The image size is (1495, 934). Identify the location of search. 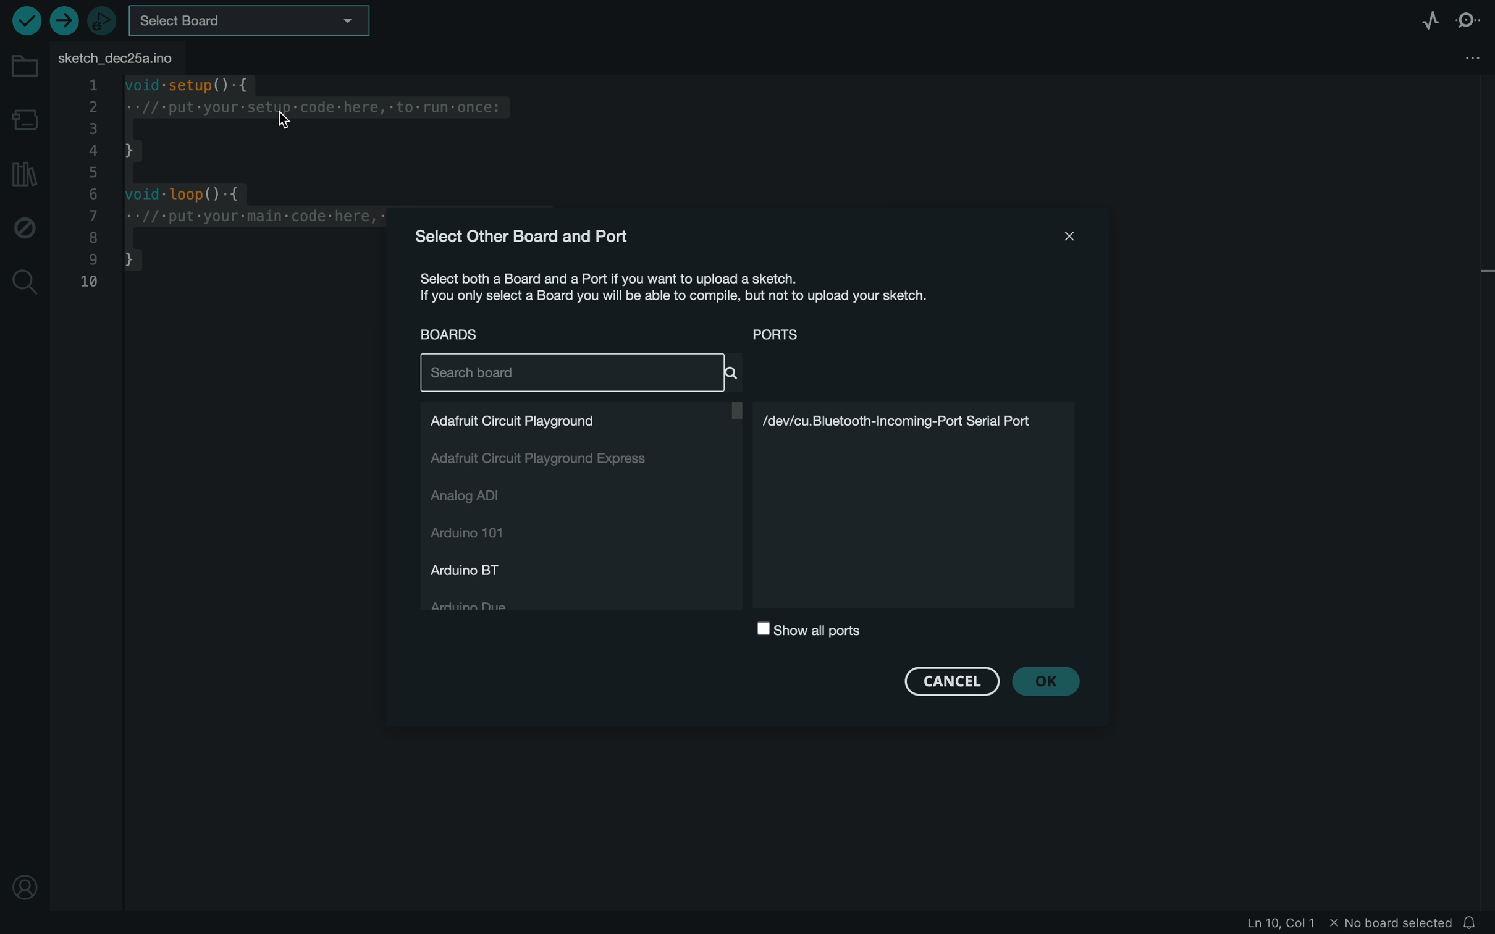
(23, 284).